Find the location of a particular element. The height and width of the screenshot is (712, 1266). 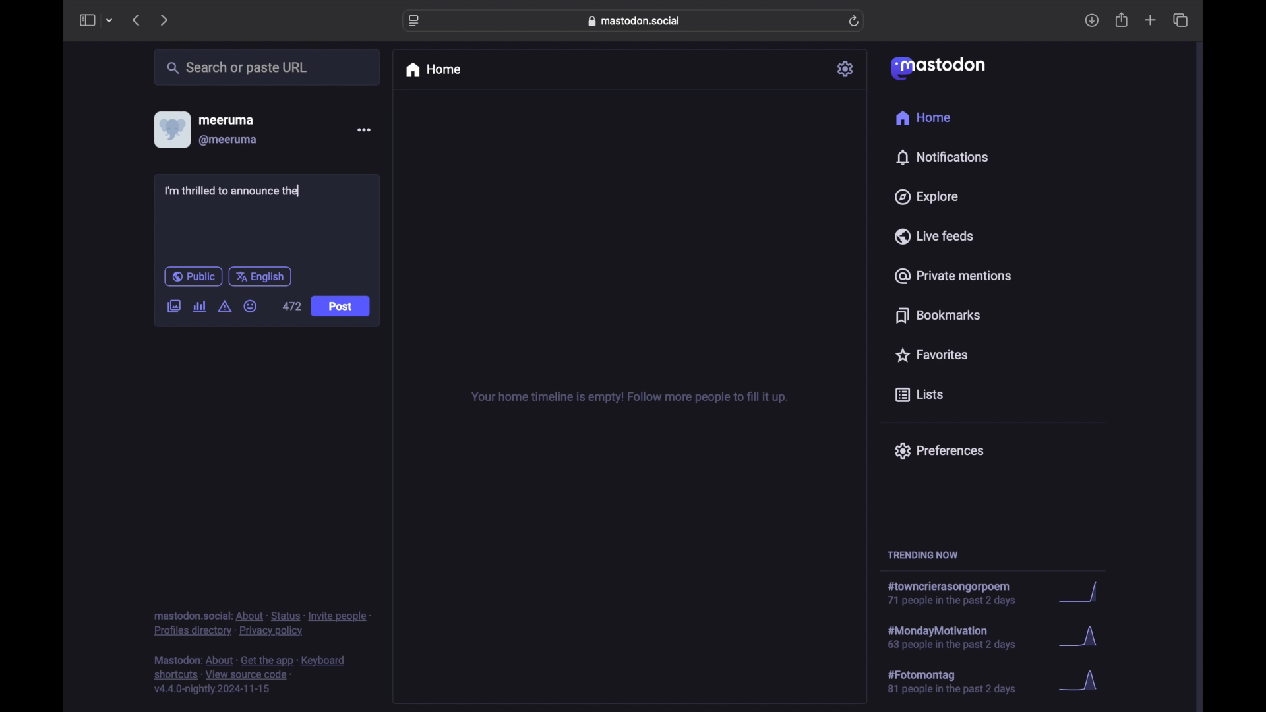

explore is located at coordinates (927, 197).